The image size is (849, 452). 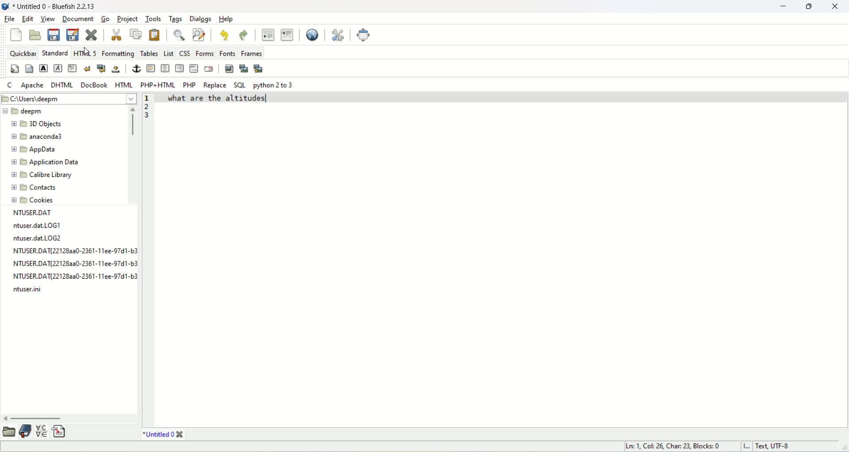 What do you see at coordinates (154, 34) in the screenshot?
I see `paste` at bounding box center [154, 34].